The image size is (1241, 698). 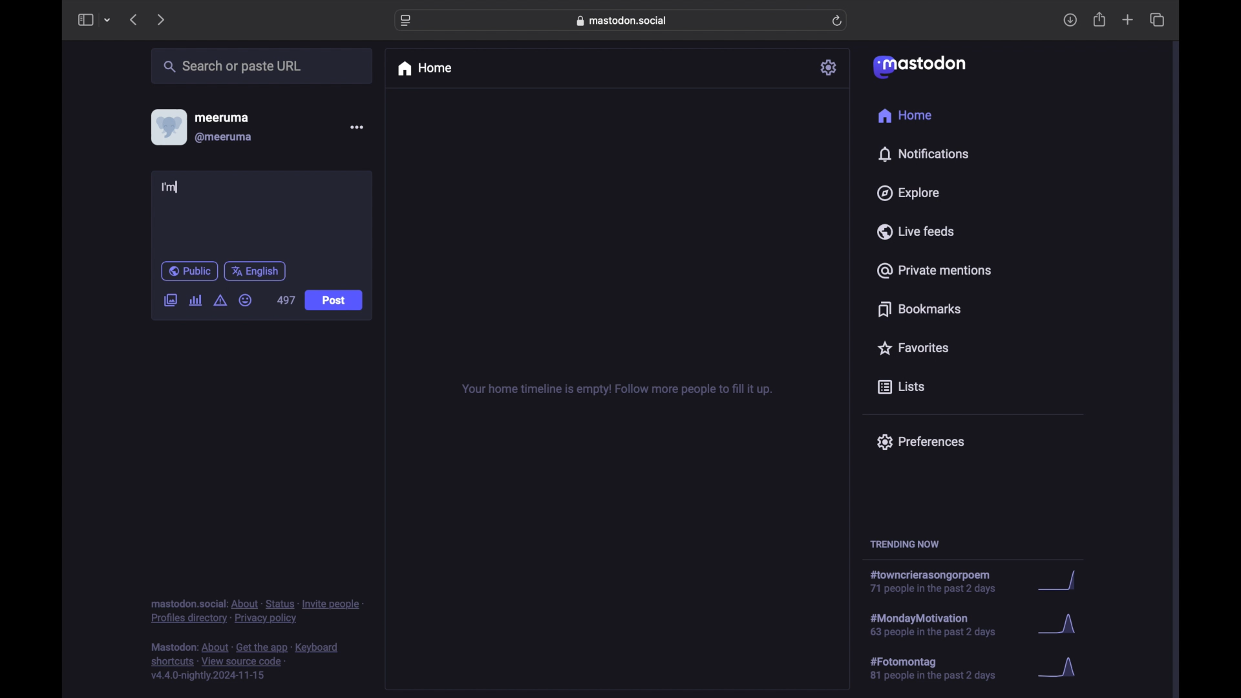 What do you see at coordinates (133, 19) in the screenshot?
I see `previous` at bounding box center [133, 19].